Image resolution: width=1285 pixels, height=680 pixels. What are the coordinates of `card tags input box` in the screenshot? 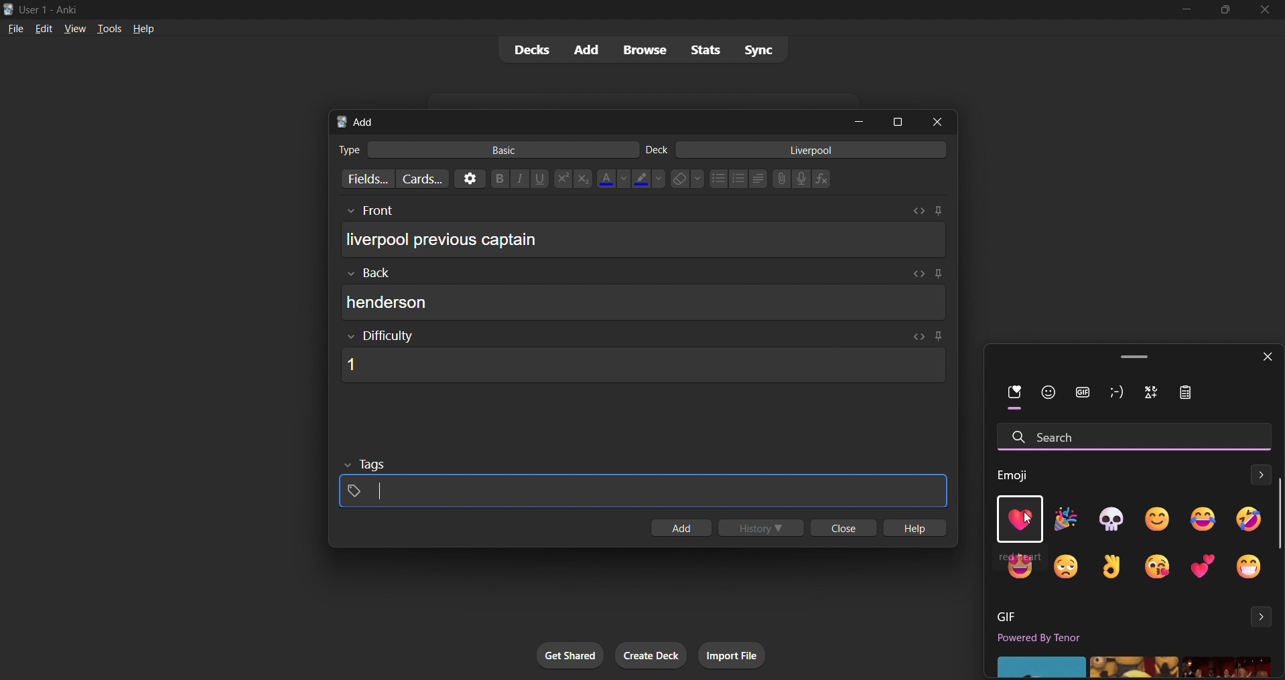 It's located at (642, 483).